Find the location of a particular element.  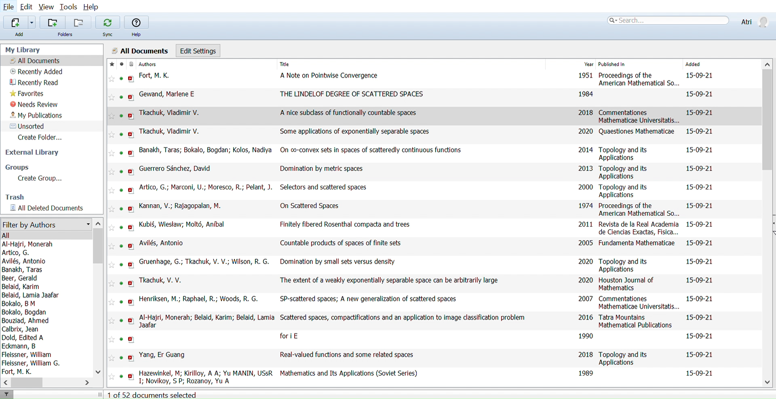

Proceedings of the American Mathematical So... is located at coordinates (639, 80).